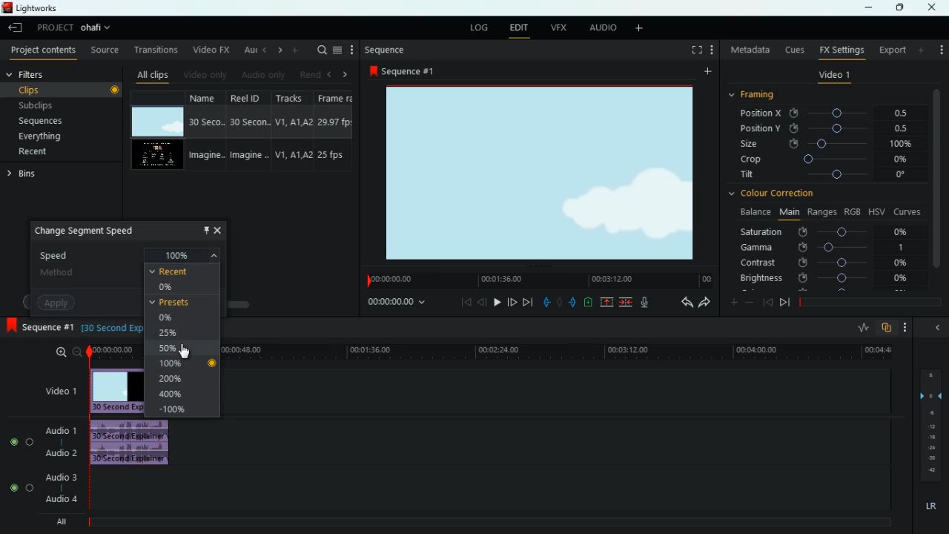 The height and width of the screenshot is (534, 949). What do you see at coordinates (113, 389) in the screenshot?
I see `video` at bounding box center [113, 389].